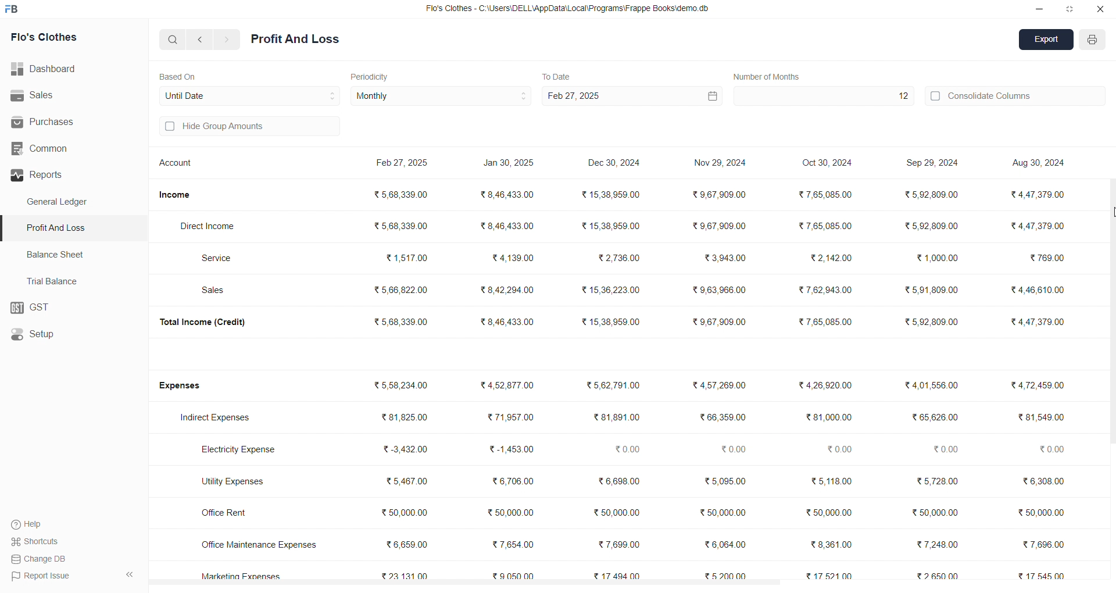 Image resolution: width=1116 pixels, height=593 pixels. What do you see at coordinates (178, 165) in the screenshot?
I see `Account` at bounding box center [178, 165].